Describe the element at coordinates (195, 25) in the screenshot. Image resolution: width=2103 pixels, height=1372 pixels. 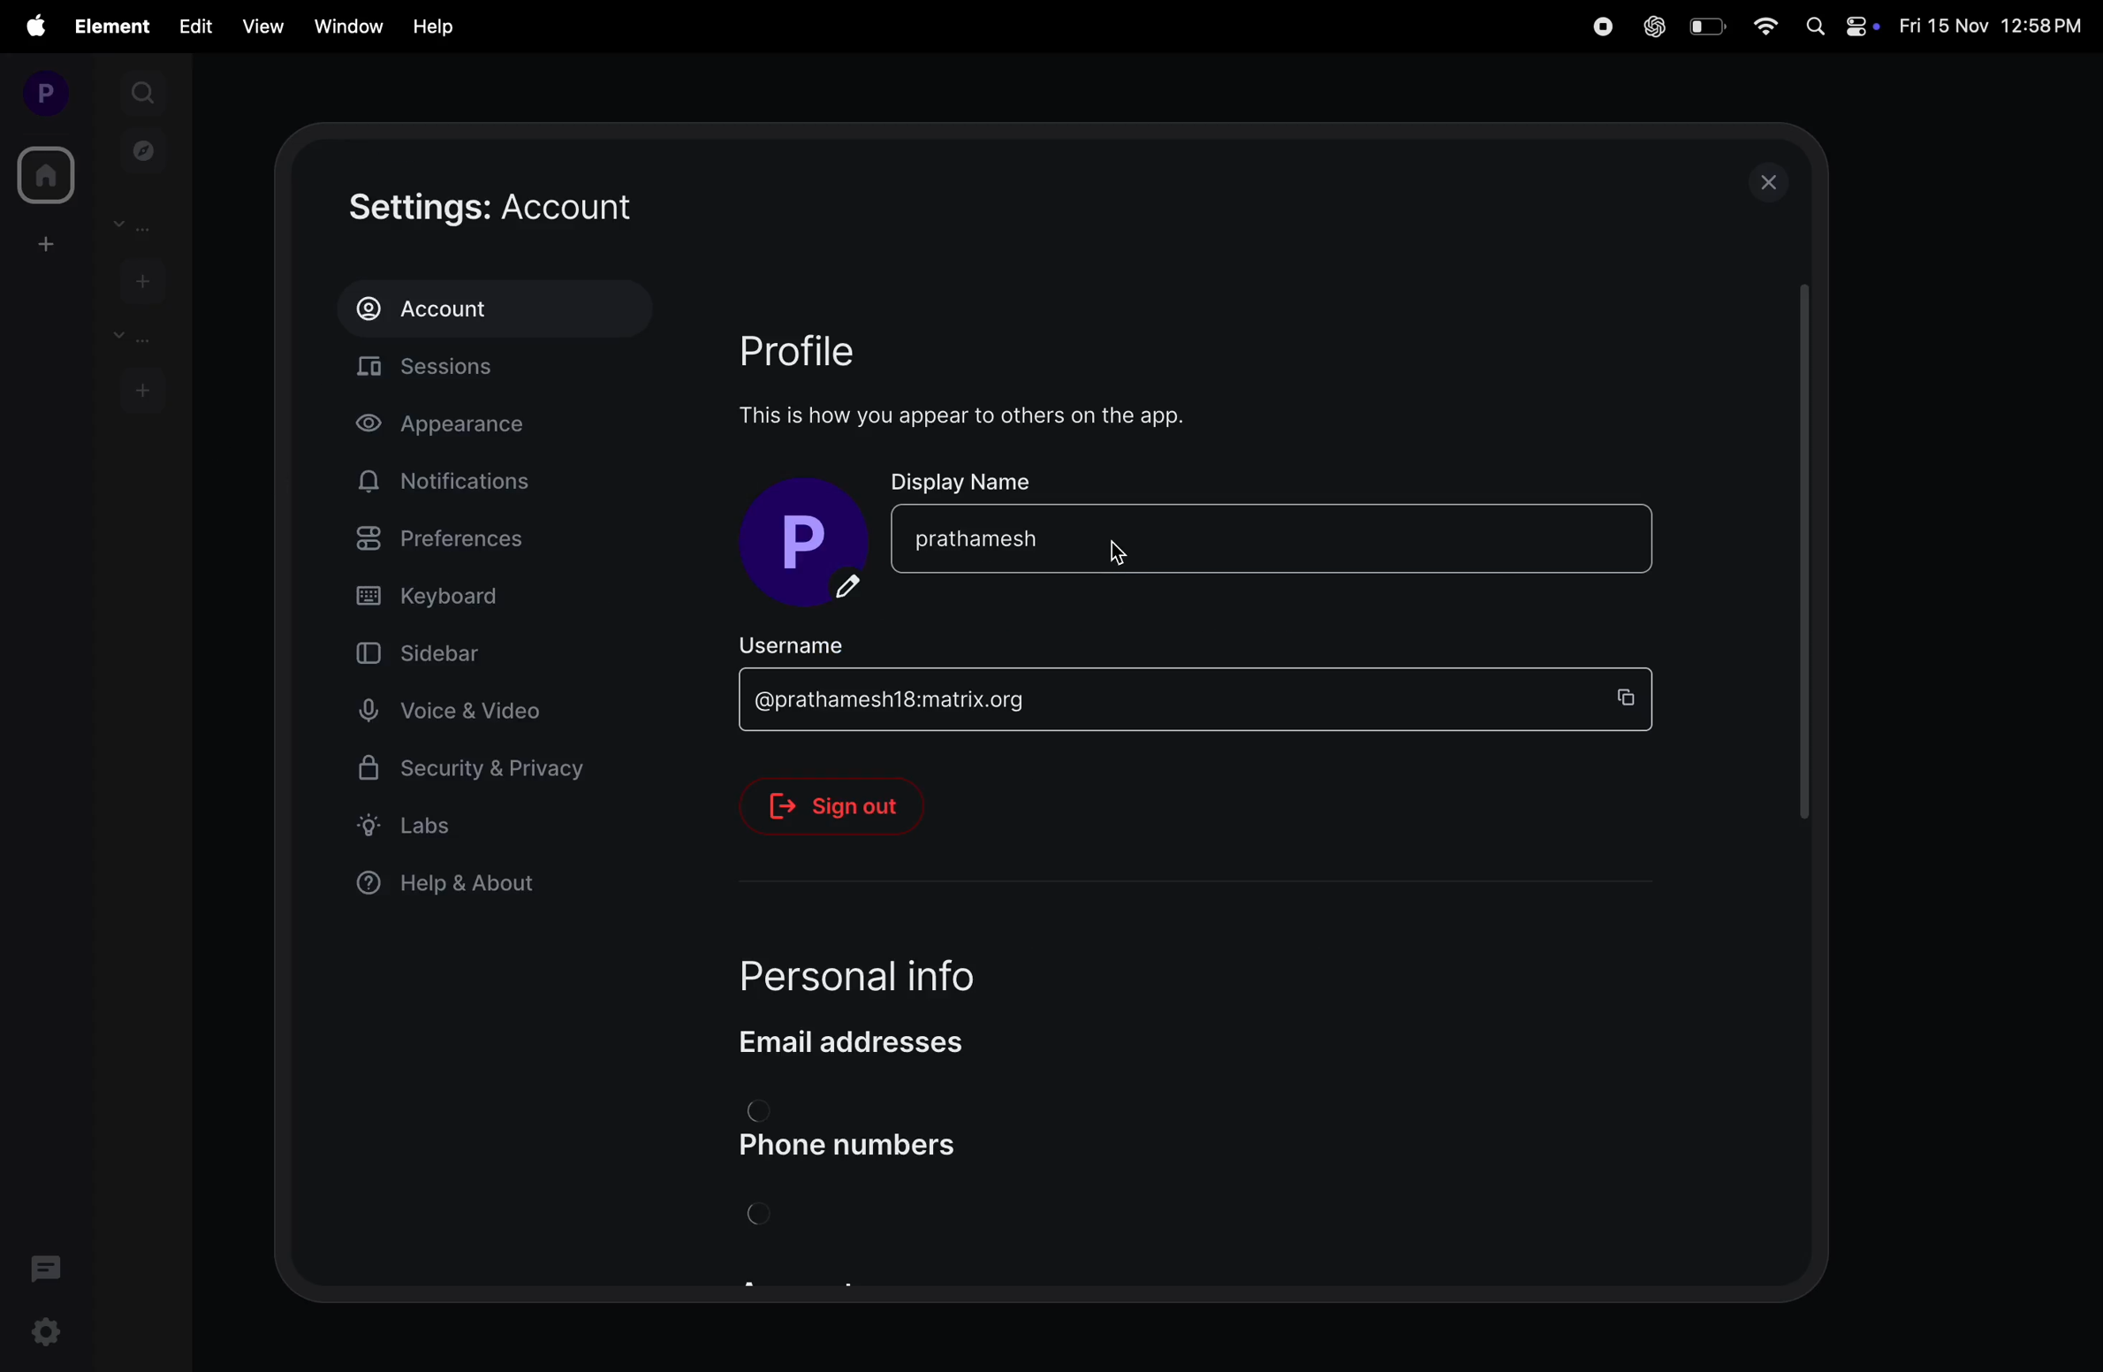
I see `edit` at that location.